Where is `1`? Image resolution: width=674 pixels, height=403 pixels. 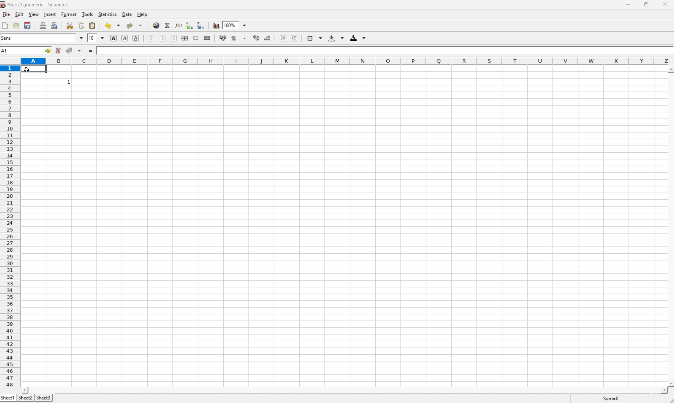
1 is located at coordinates (69, 82).